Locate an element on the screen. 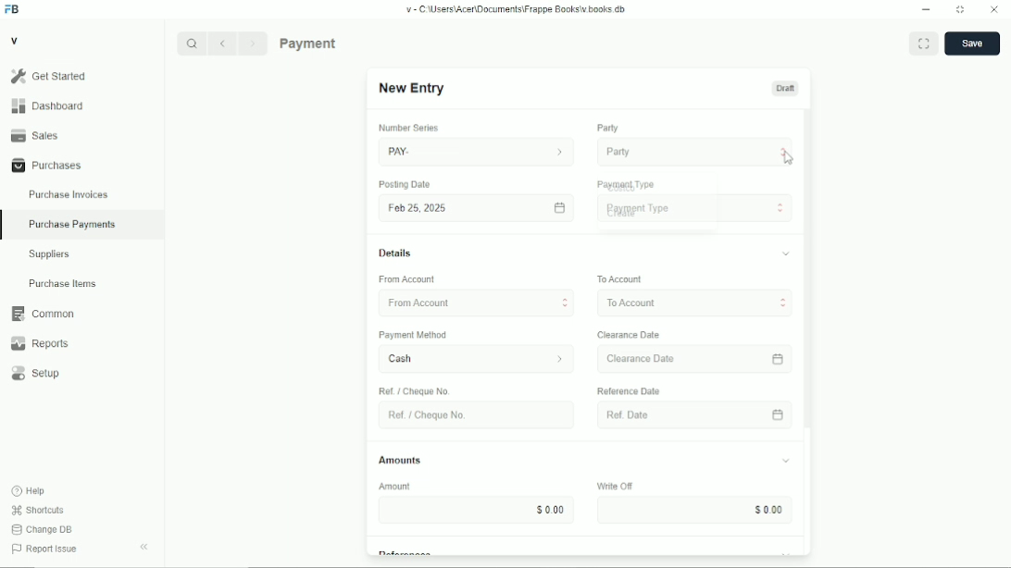  From Account is located at coordinates (470, 301).